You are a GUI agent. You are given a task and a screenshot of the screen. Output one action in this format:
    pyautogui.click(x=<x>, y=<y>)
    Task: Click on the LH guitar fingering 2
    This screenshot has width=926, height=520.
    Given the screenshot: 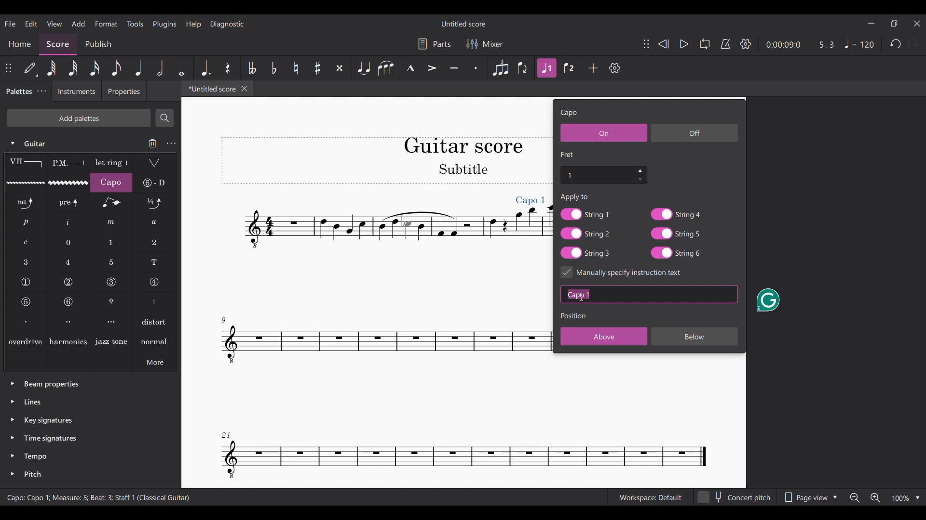 What is the action you would take?
    pyautogui.click(x=154, y=243)
    